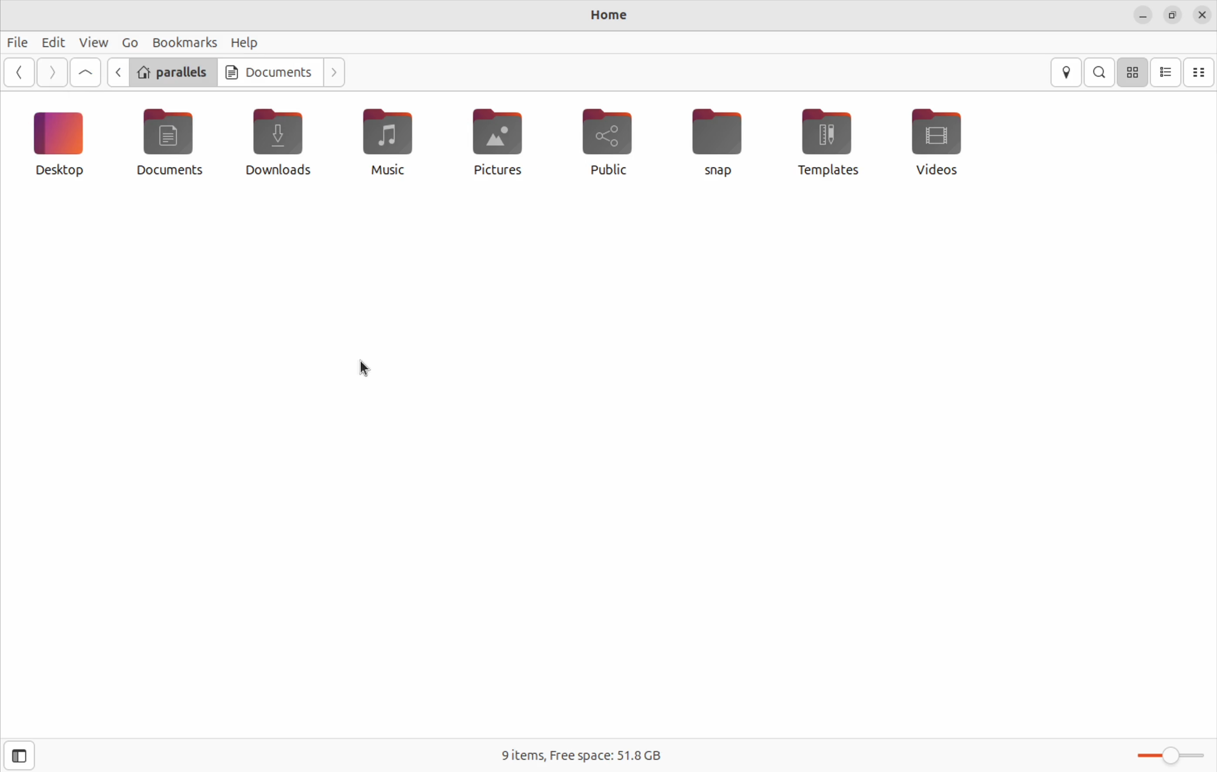  Describe the element at coordinates (400, 143) in the screenshot. I see `music` at that location.